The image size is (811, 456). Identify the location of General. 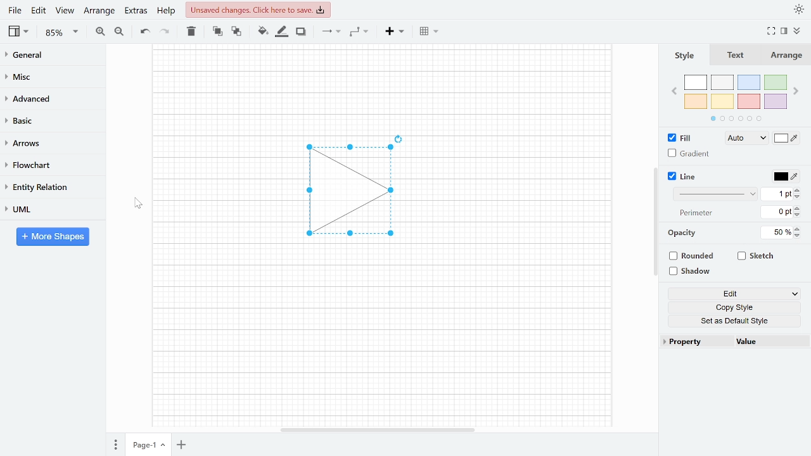
(48, 56).